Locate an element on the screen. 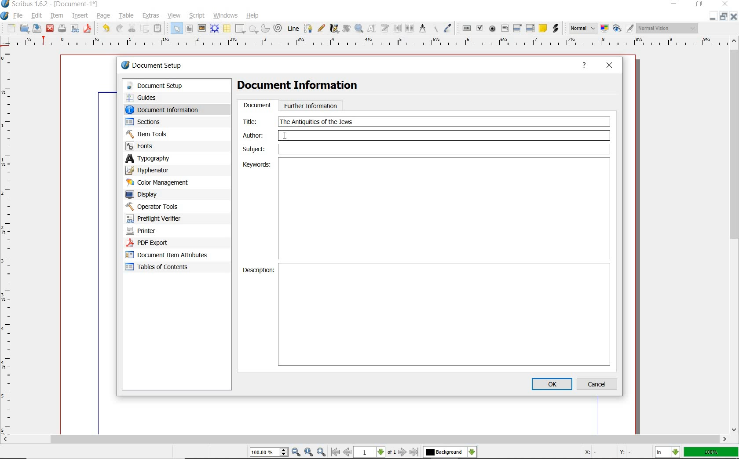 The height and width of the screenshot is (459, 739). select the current unit is located at coordinates (667, 452).